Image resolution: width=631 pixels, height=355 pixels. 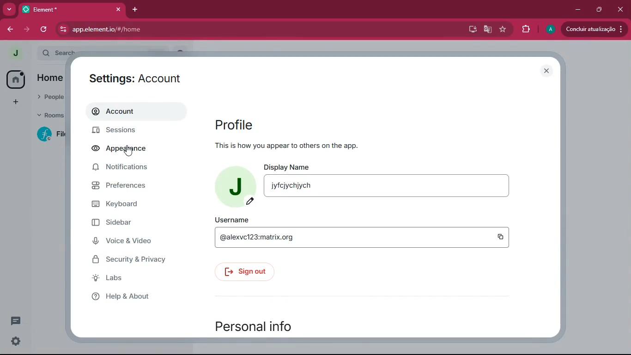 What do you see at coordinates (524, 30) in the screenshot?
I see `extensions` at bounding box center [524, 30].